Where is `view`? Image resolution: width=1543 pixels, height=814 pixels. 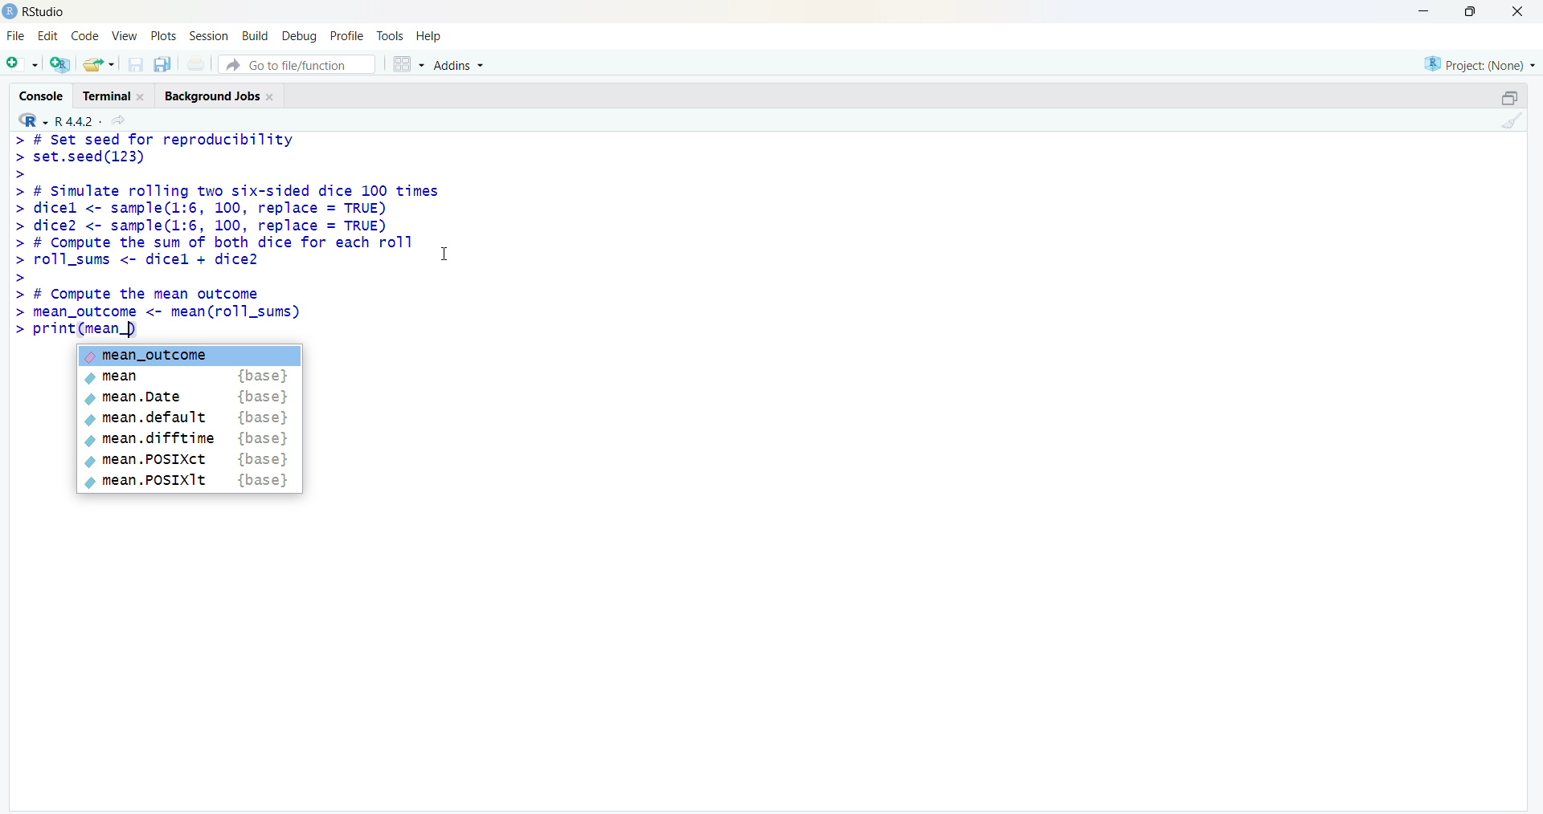 view is located at coordinates (125, 35).